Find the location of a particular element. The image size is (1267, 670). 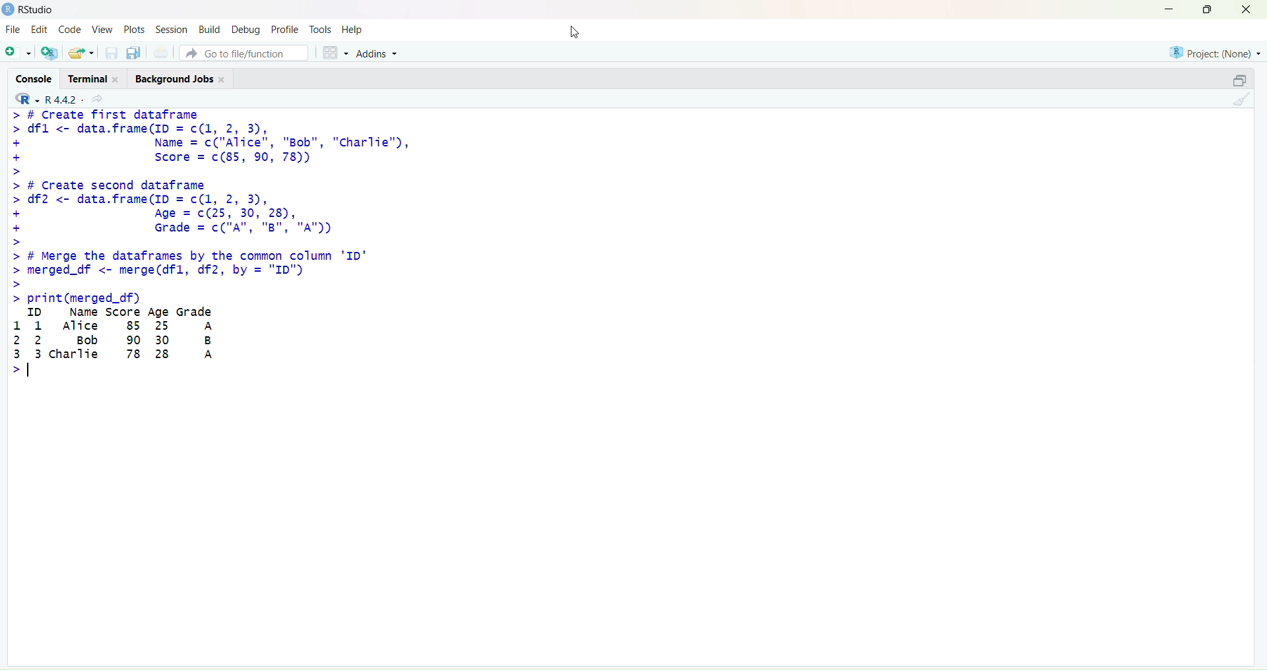

Debug is located at coordinates (245, 30).